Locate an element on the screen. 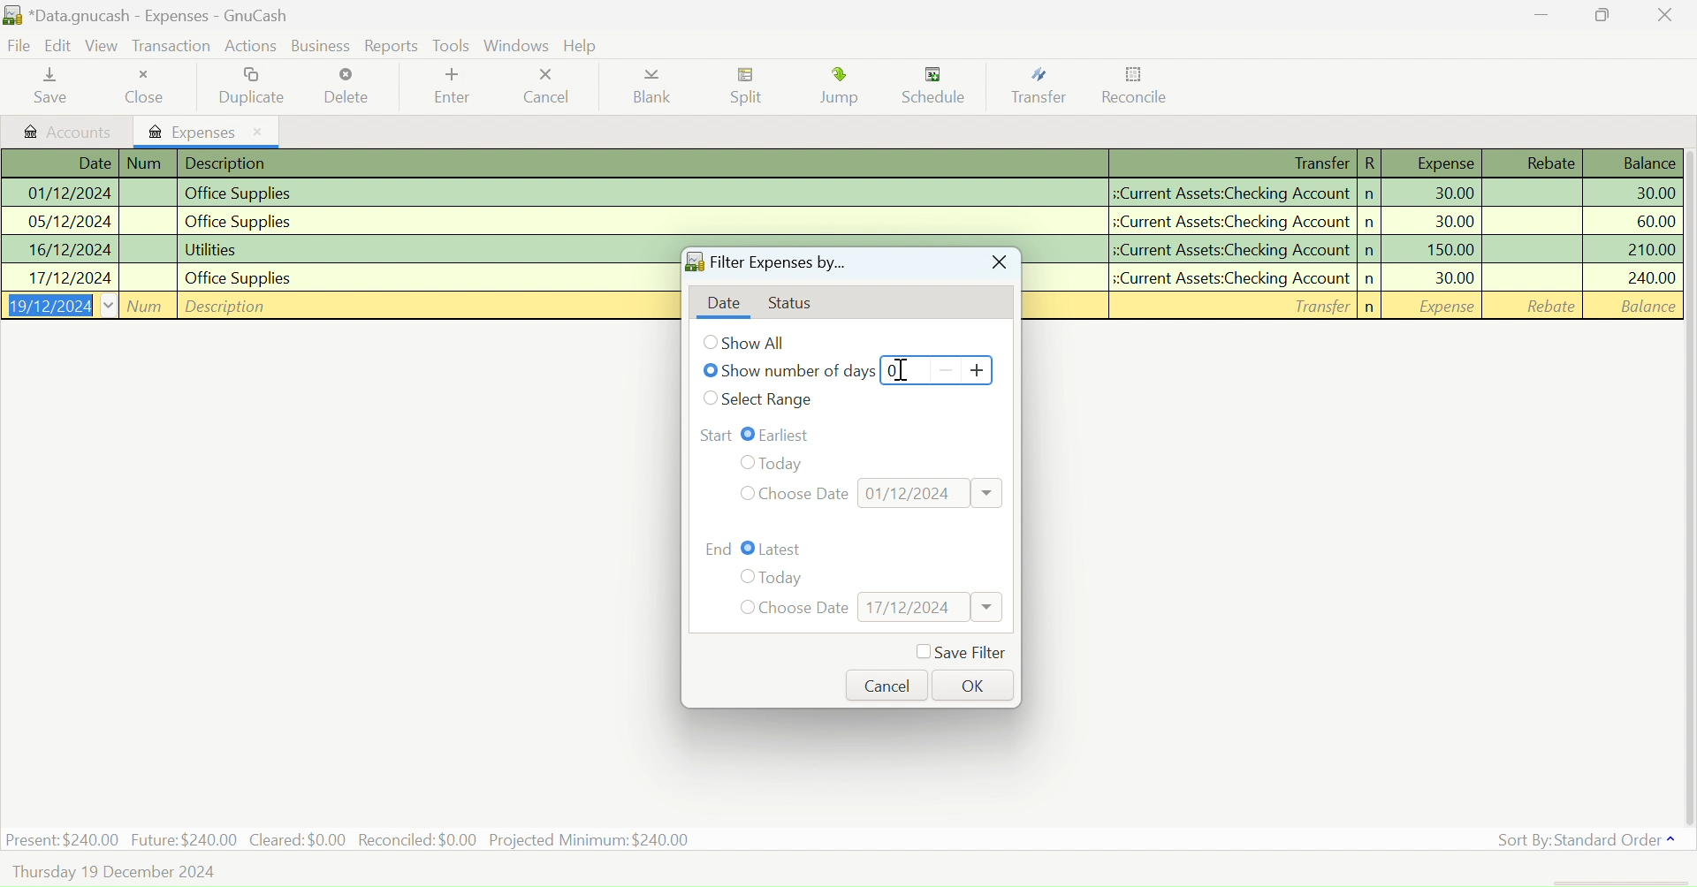 This screenshot has width=1697, height=887. Business is located at coordinates (323, 46).